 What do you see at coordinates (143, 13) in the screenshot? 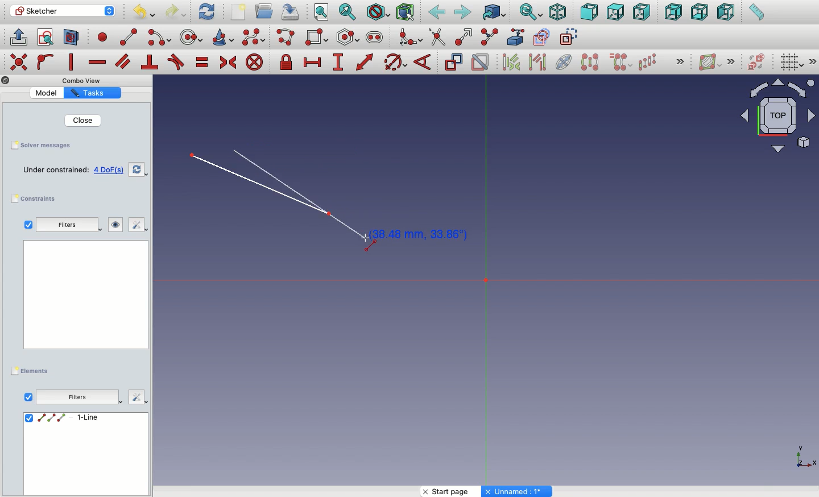
I see `Undo` at bounding box center [143, 13].